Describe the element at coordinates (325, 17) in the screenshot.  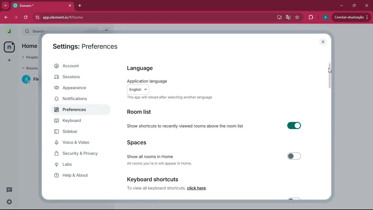
I see `a` at that location.